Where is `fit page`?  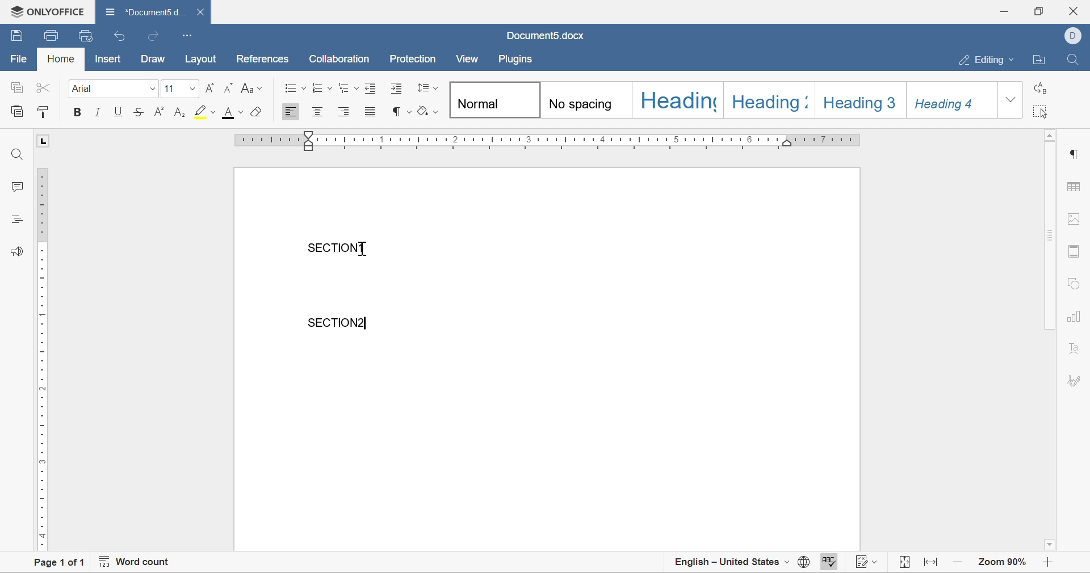 fit page is located at coordinates (905, 563).